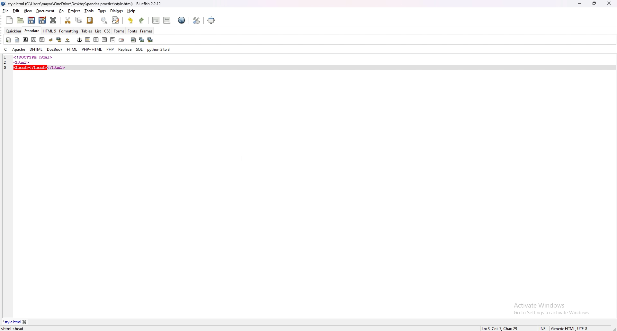 The image size is (617, 331). What do you see at coordinates (92, 49) in the screenshot?
I see `php+html` at bounding box center [92, 49].